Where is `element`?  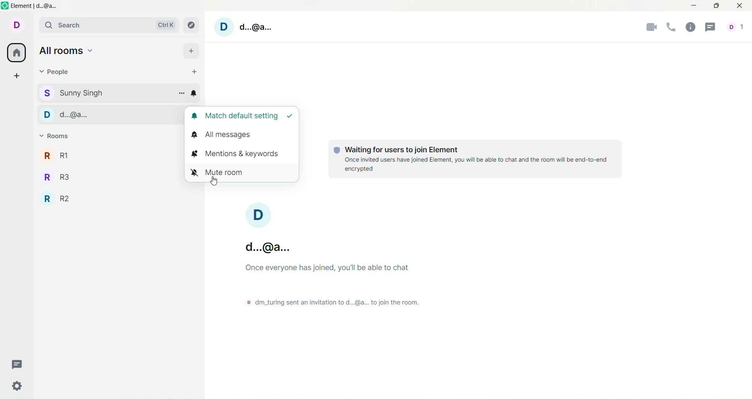
element is located at coordinates (36, 6).